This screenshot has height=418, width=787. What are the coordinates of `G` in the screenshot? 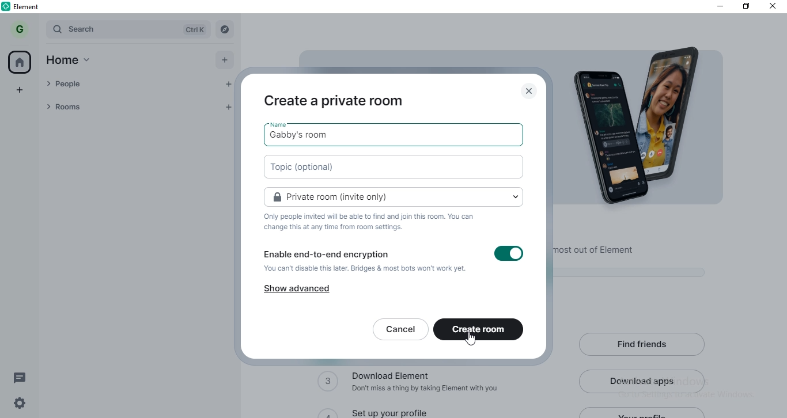 It's located at (21, 29).